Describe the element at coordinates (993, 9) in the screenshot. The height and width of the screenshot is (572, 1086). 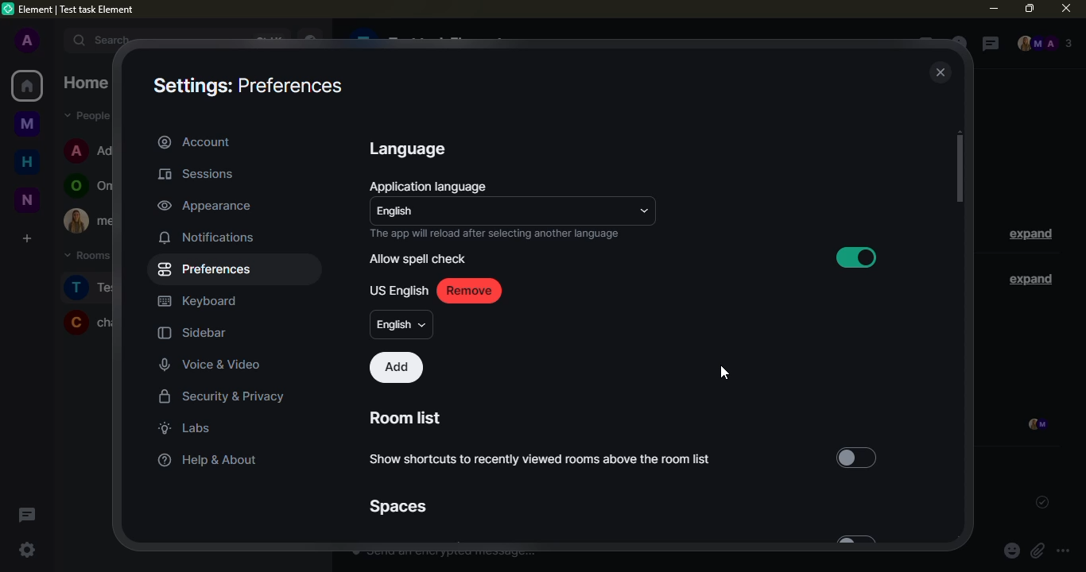
I see `minimize` at that location.